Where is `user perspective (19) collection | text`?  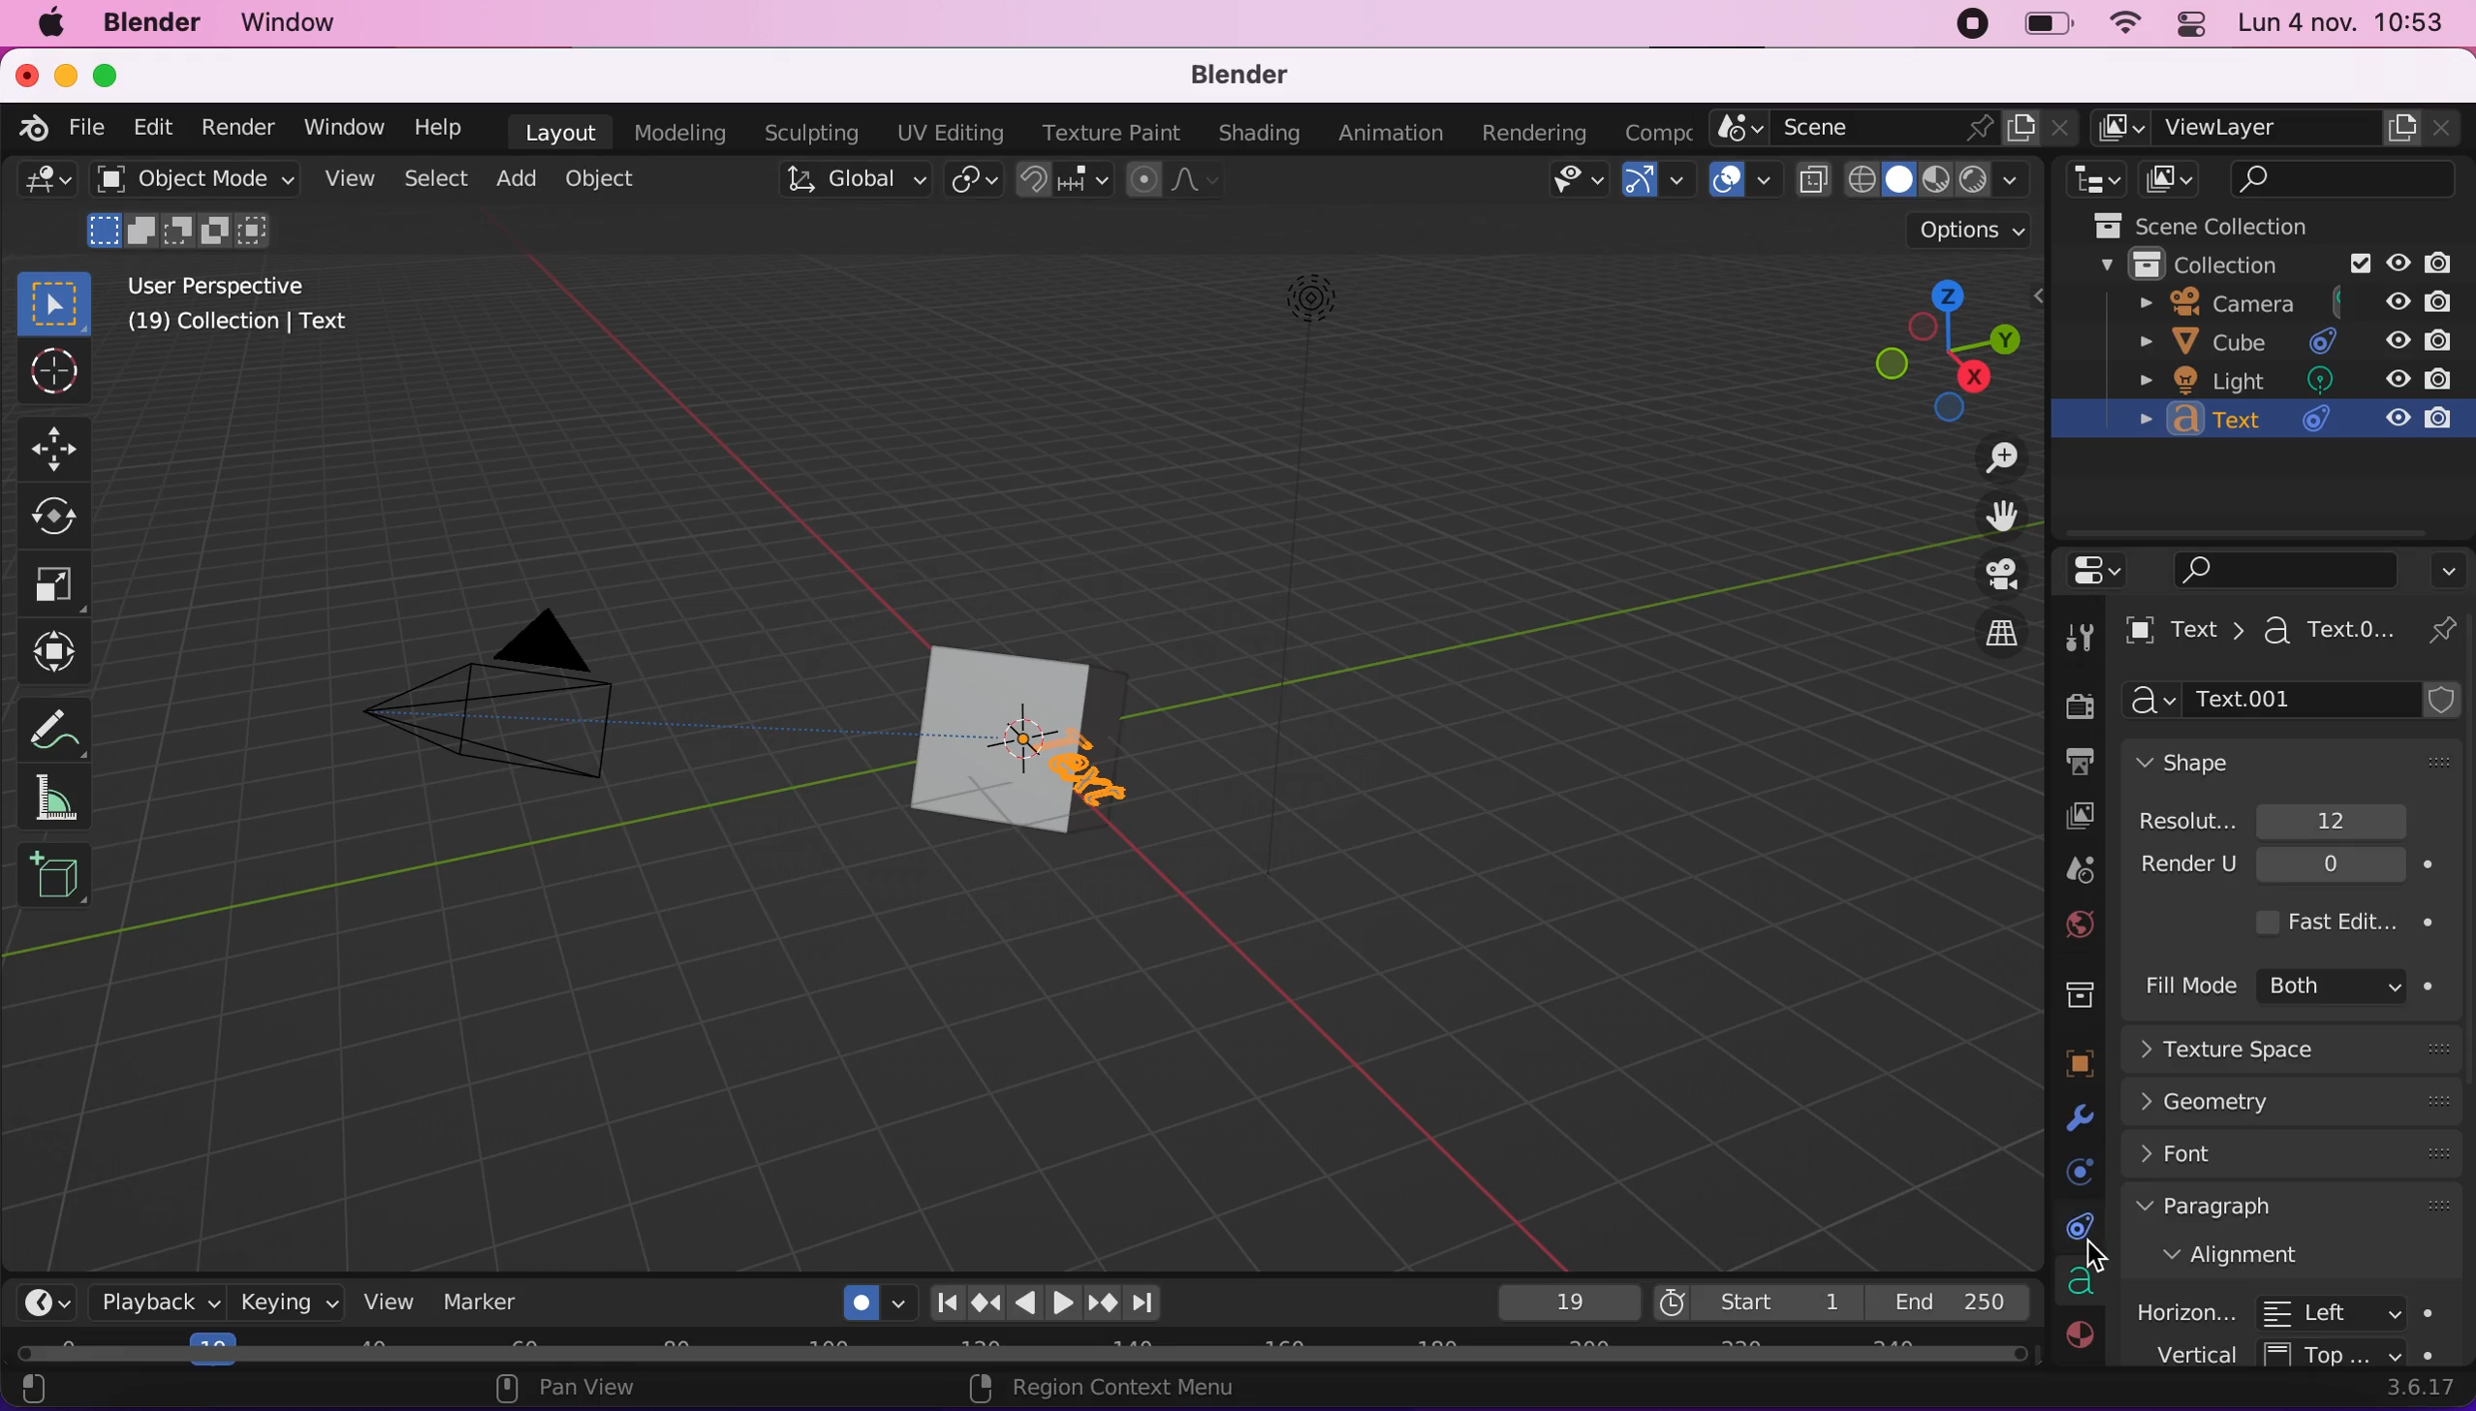 user perspective (19) collection | text is located at coordinates (238, 312).